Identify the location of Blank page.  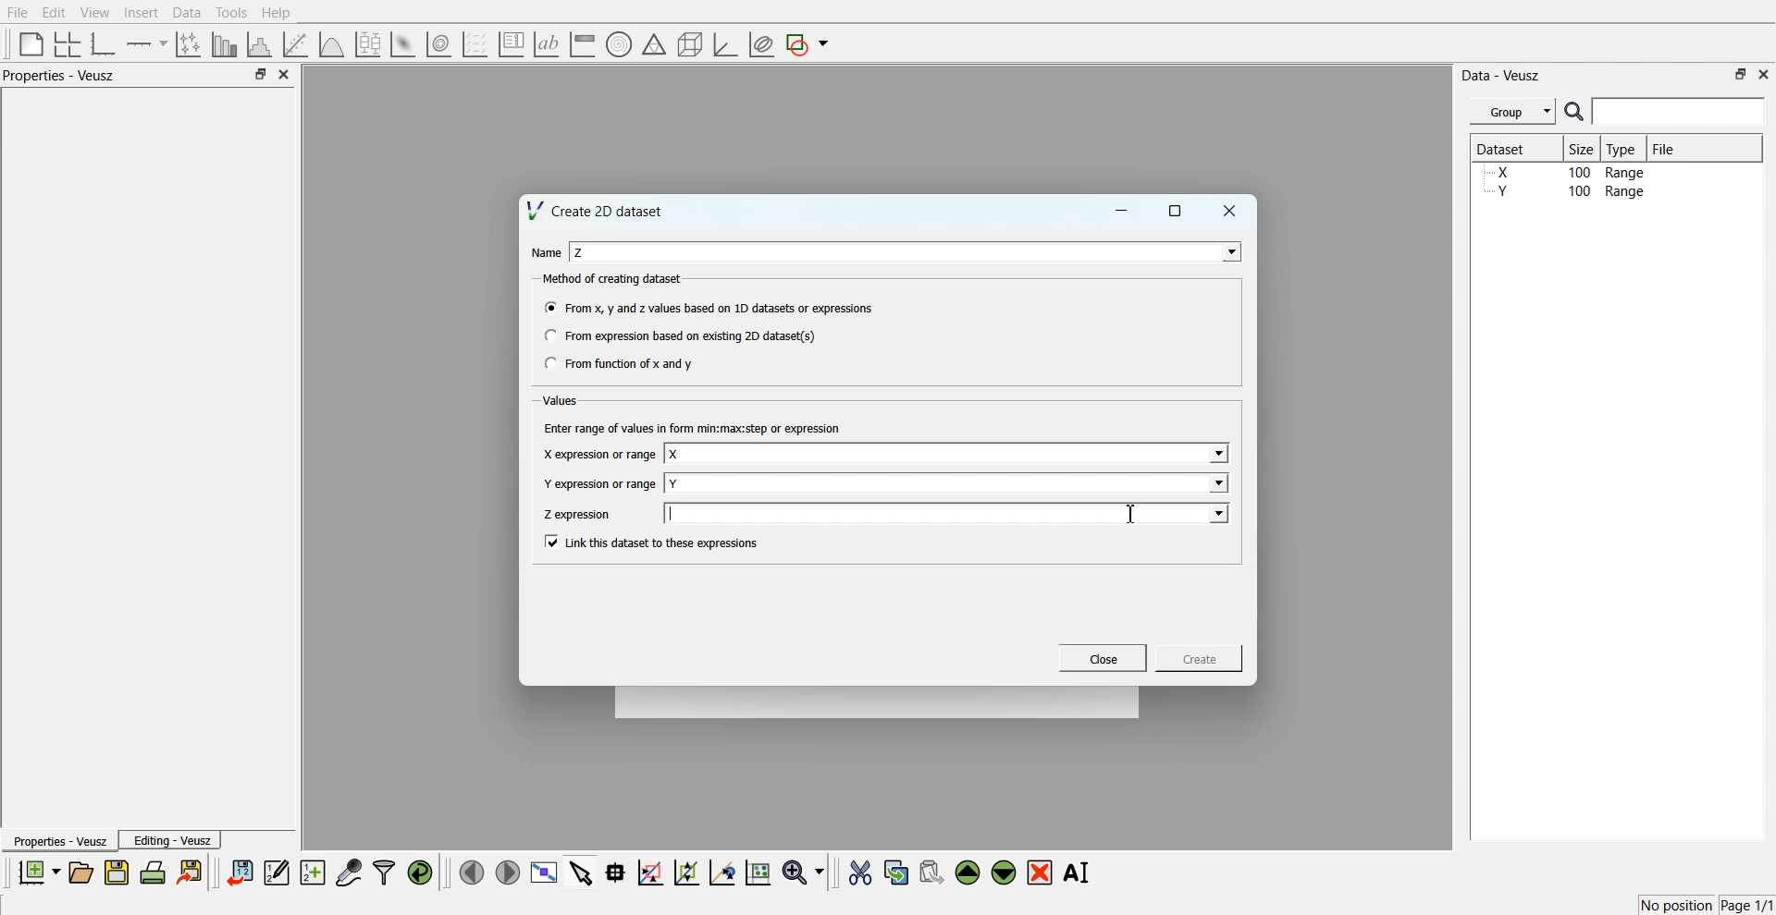
(31, 43).